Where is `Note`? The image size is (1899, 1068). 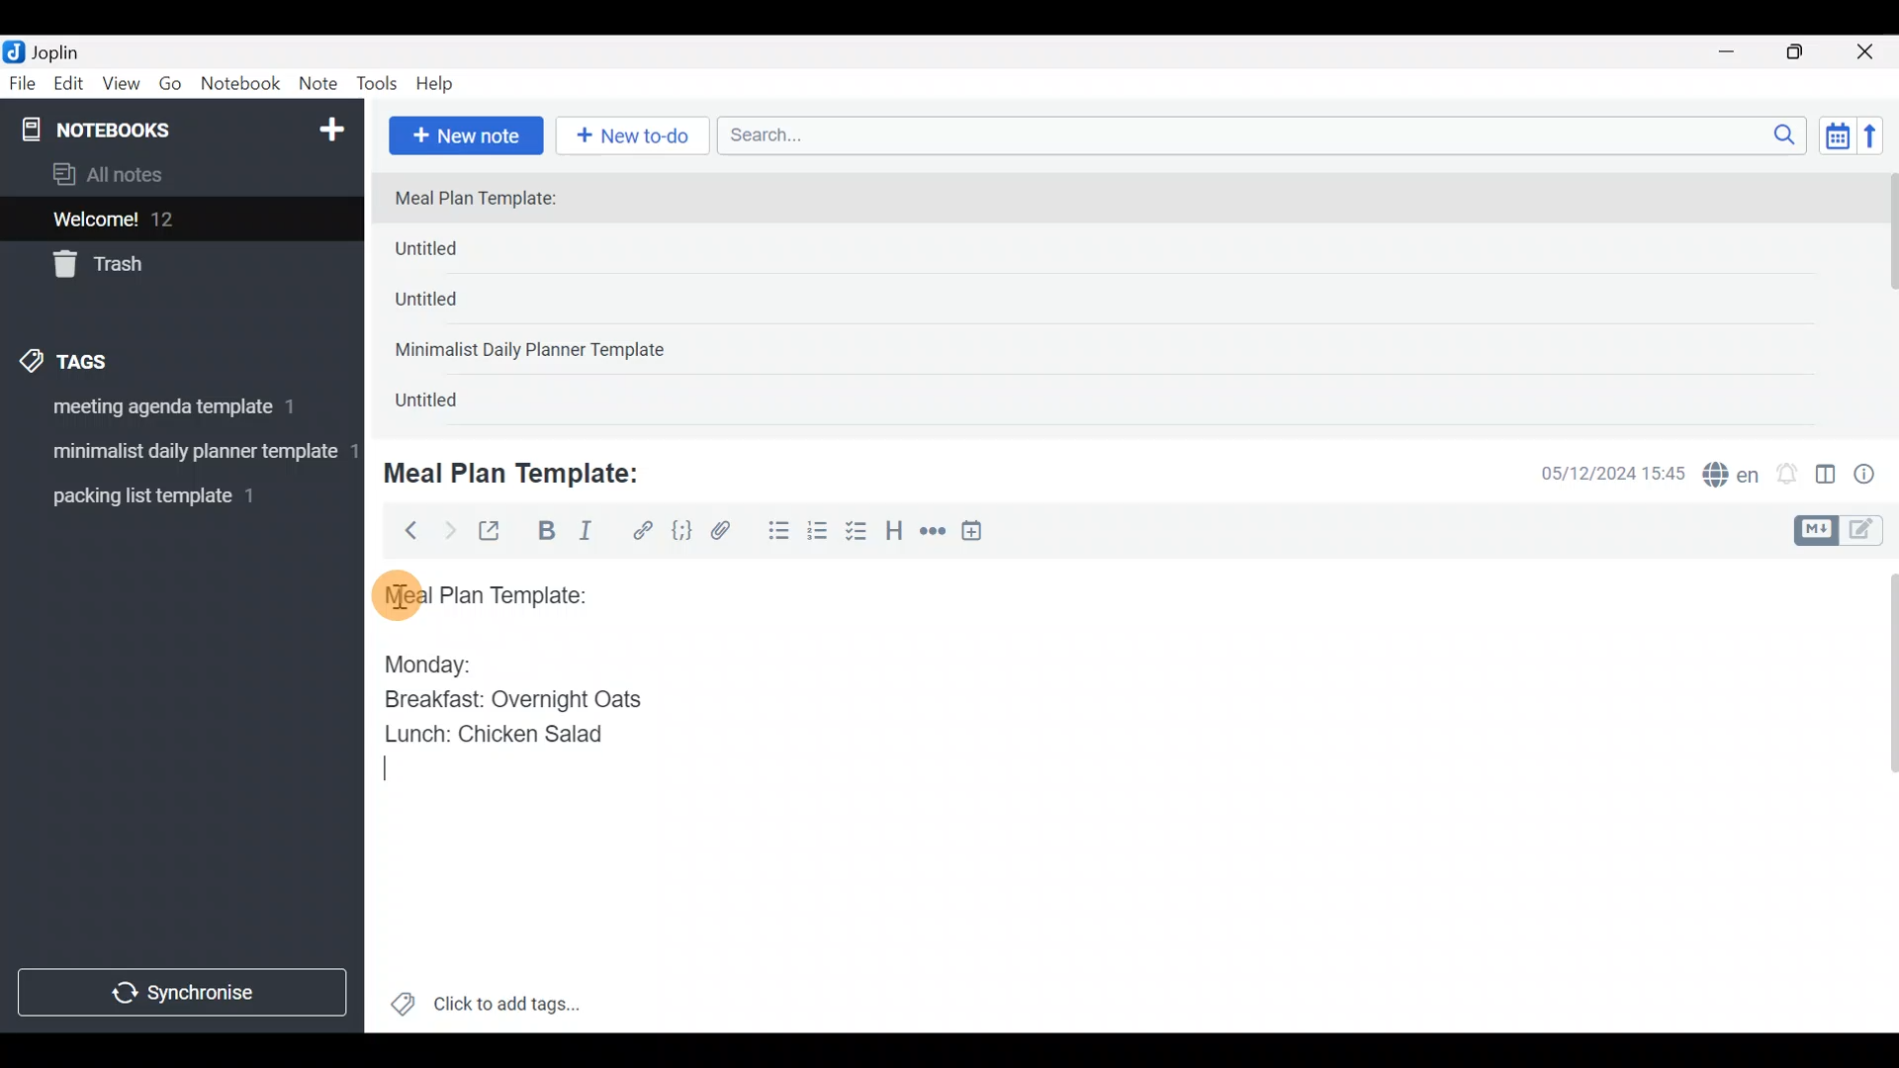 Note is located at coordinates (322, 85).